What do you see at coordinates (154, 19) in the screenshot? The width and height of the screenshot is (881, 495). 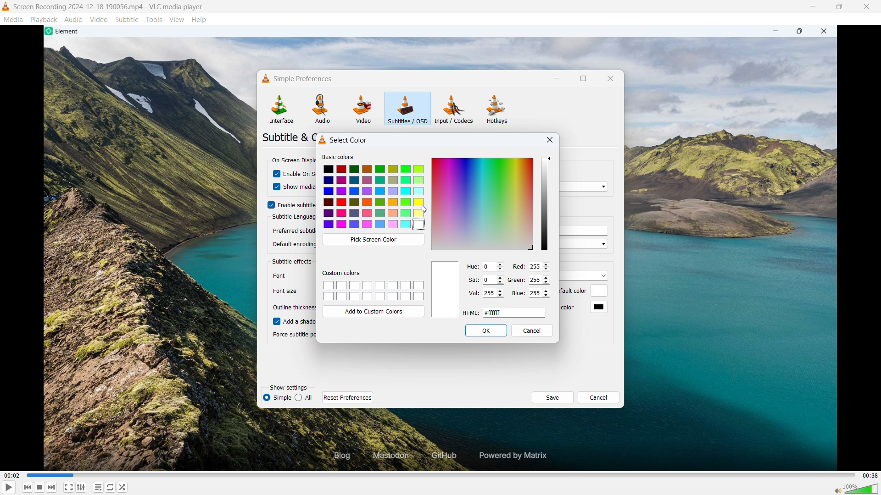 I see `Tools ` at bounding box center [154, 19].